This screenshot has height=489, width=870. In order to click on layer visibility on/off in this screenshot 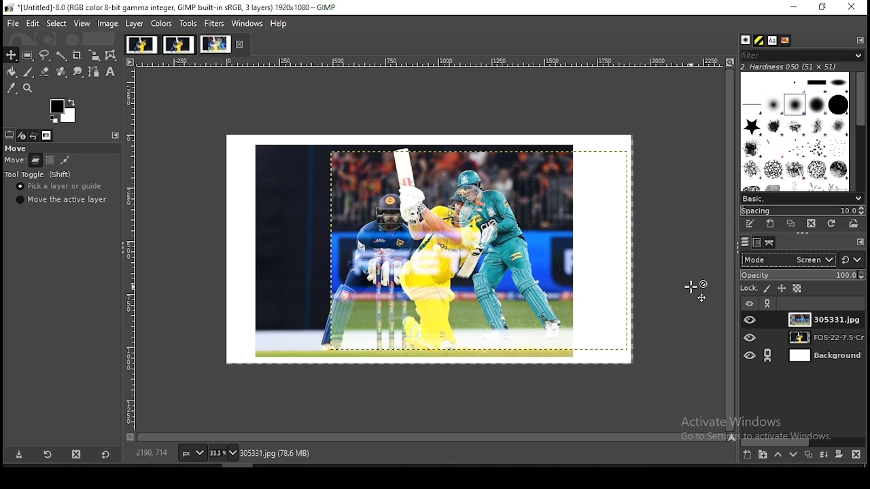, I will do `click(751, 339)`.